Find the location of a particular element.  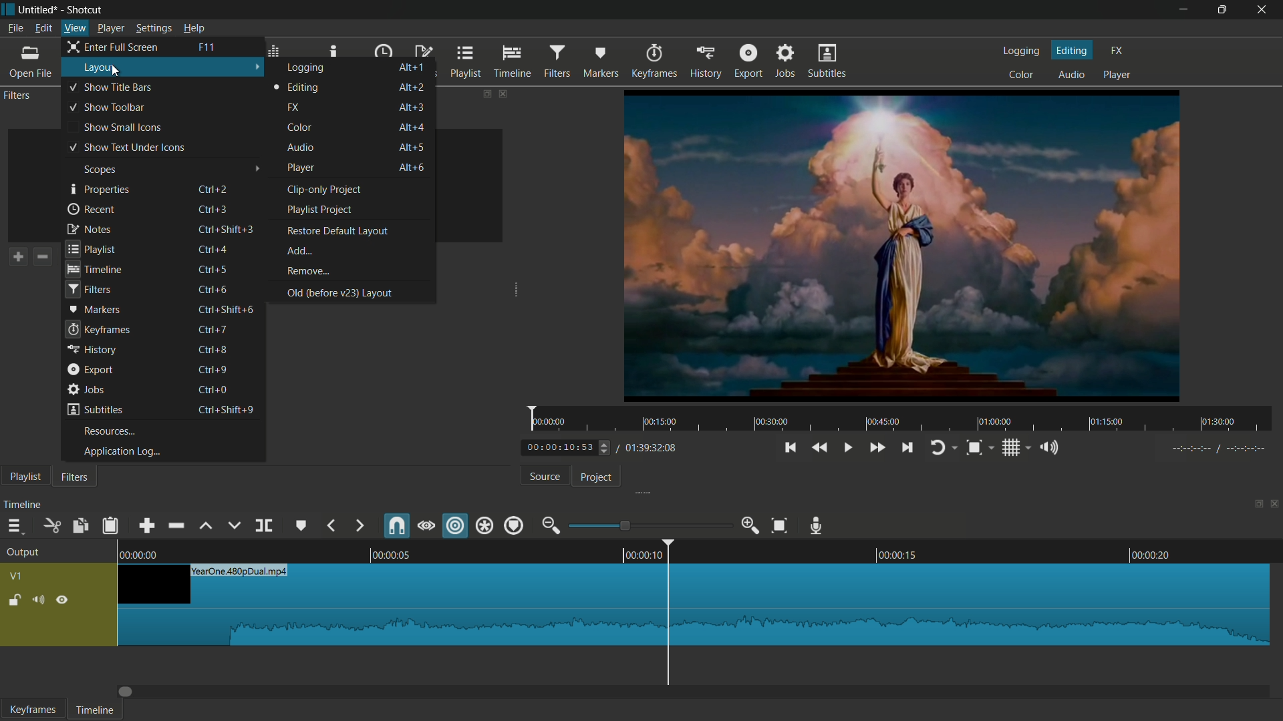

file menu is located at coordinates (15, 28).